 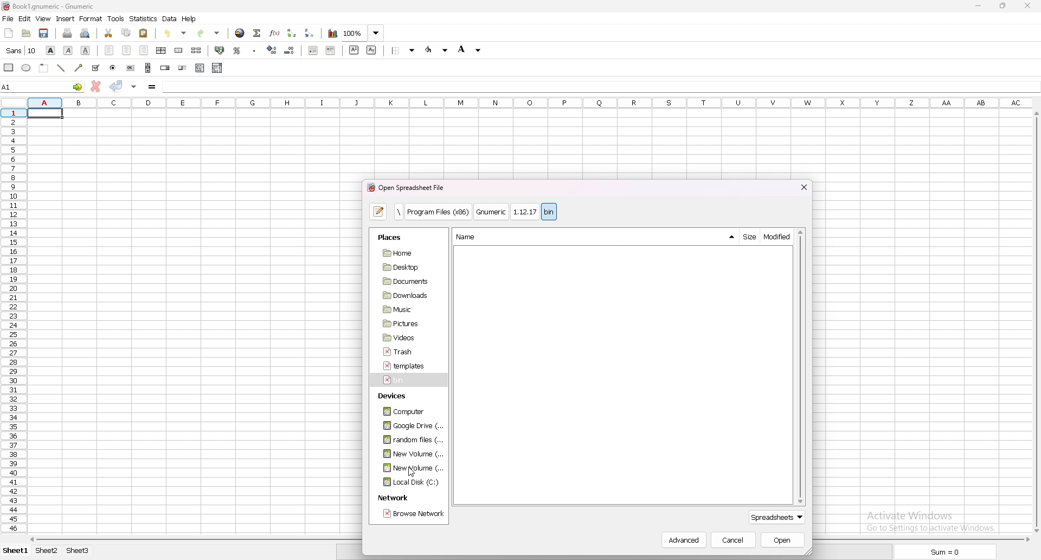 I want to click on increase indent, so click(x=331, y=50).